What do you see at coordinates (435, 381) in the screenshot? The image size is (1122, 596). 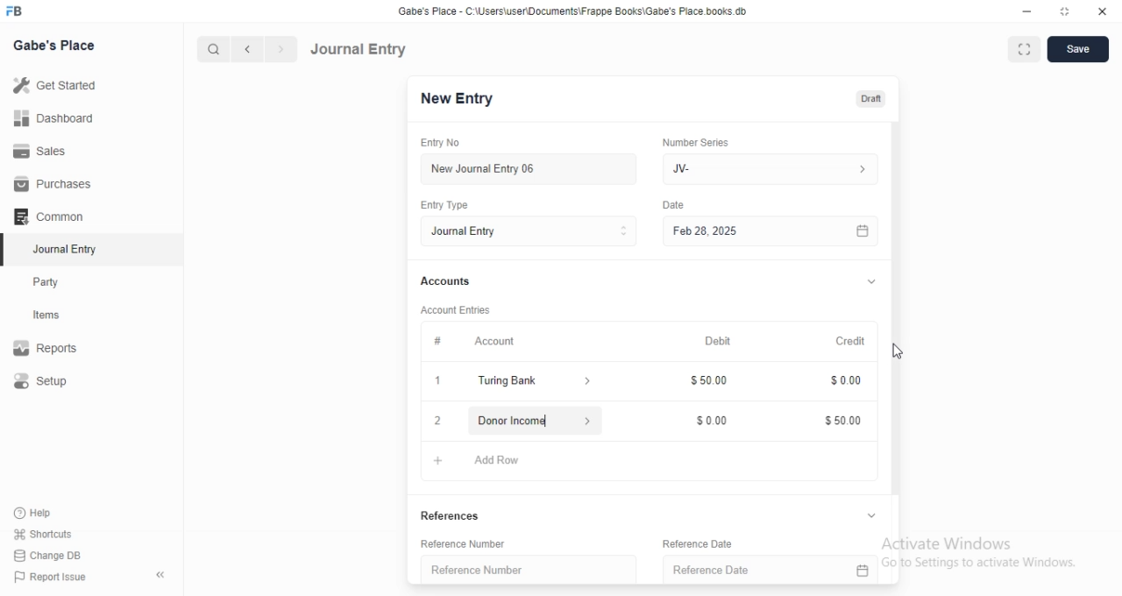 I see `1` at bounding box center [435, 381].